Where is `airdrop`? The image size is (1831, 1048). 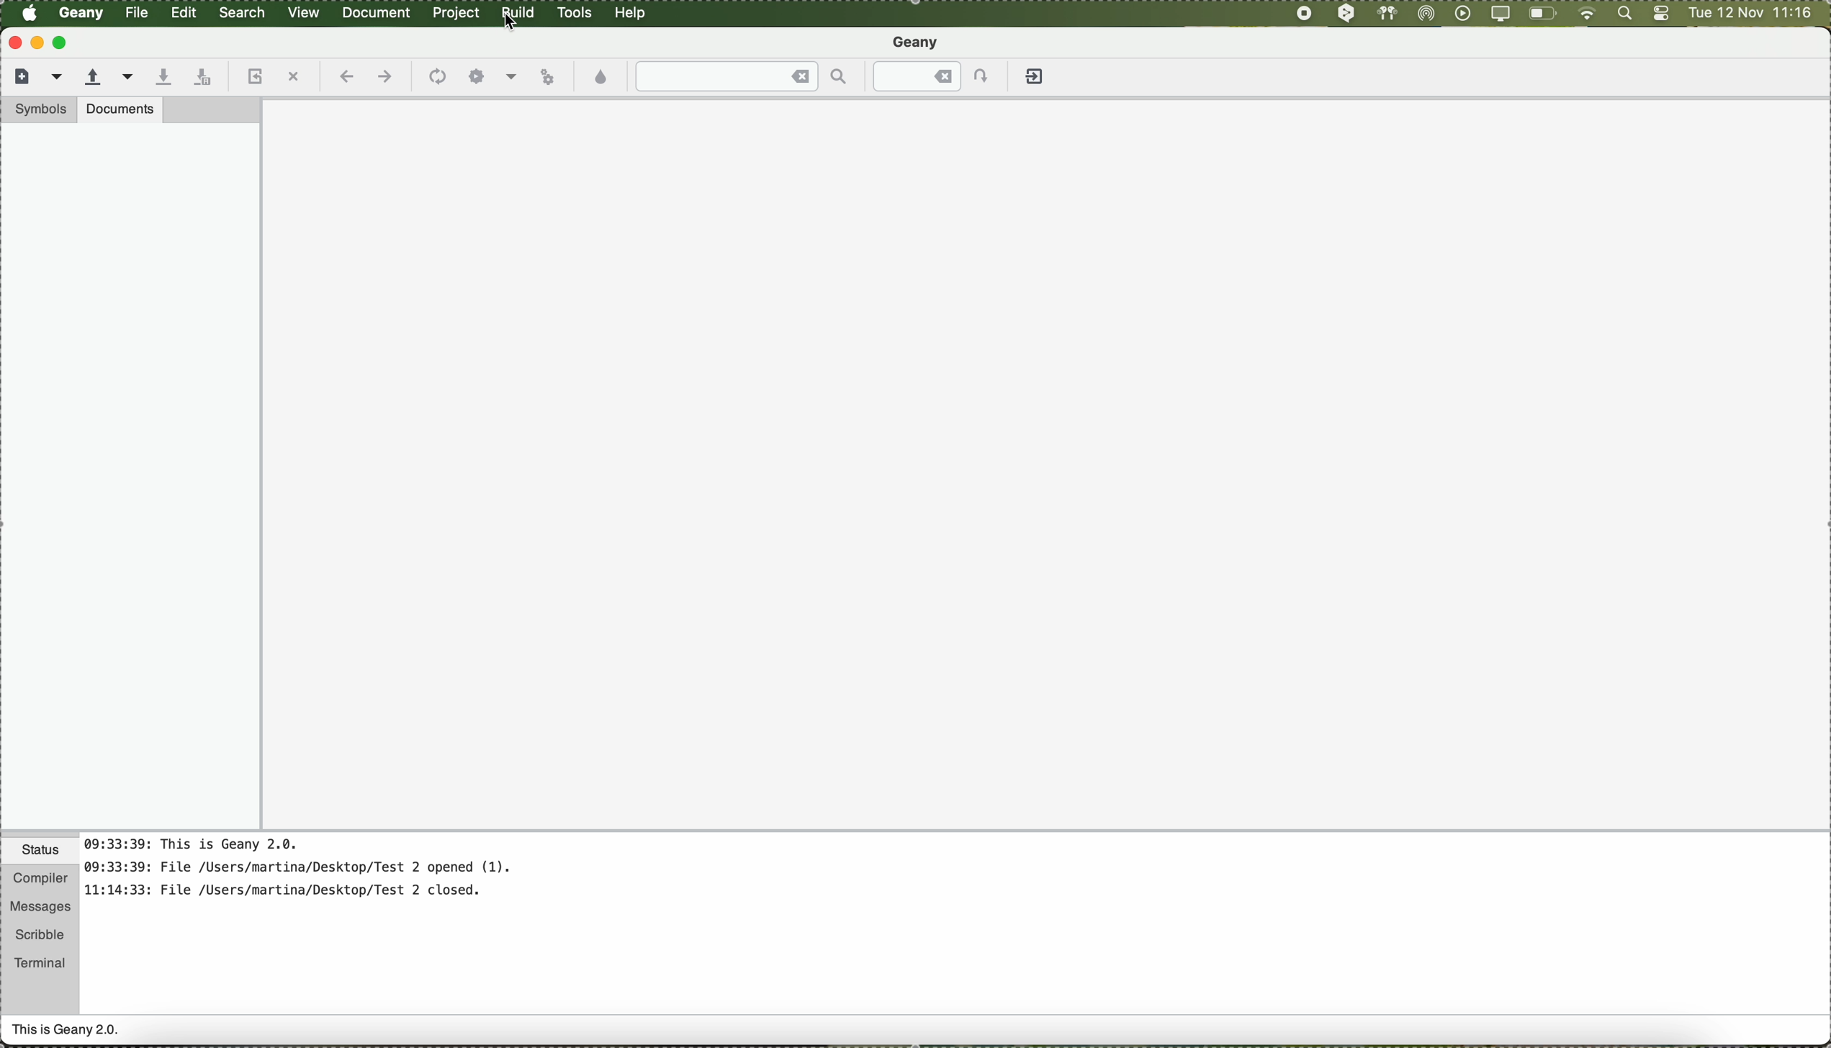 airdrop is located at coordinates (1426, 14).